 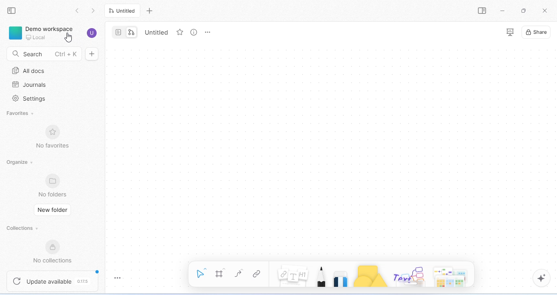 What do you see at coordinates (22, 229) in the screenshot?
I see `collections` at bounding box center [22, 229].